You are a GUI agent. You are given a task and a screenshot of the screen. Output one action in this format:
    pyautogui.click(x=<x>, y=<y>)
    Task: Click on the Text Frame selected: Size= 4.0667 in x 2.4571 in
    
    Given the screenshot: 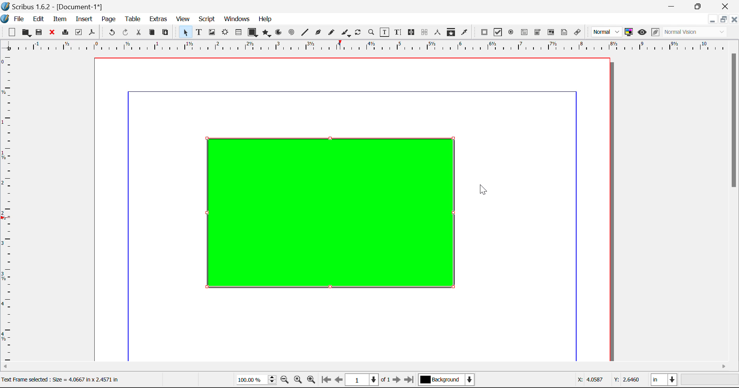 What is the action you would take?
    pyautogui.click(x=60, y=379)
    